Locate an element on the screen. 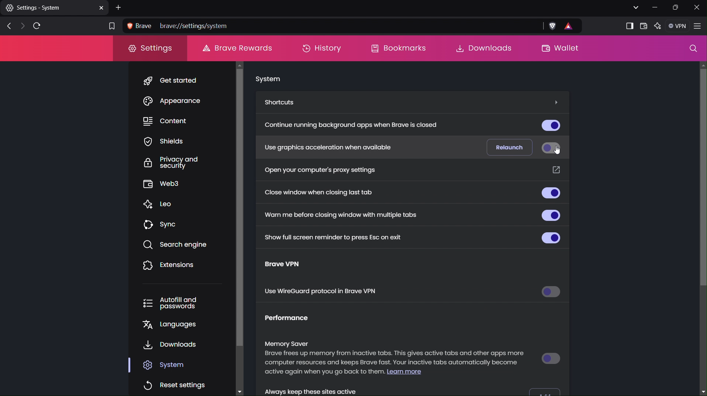 The height and width of the screenshot is (396, 707). History is located at coordinates (321, 48).